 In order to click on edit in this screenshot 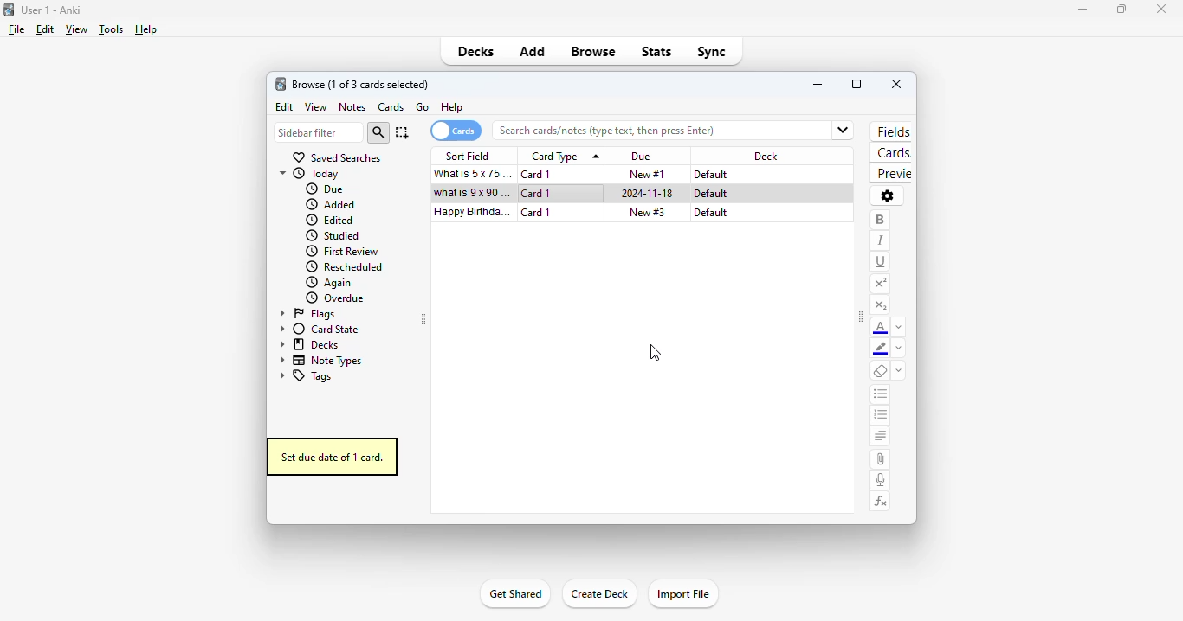, I will do `click(46, 29)`.